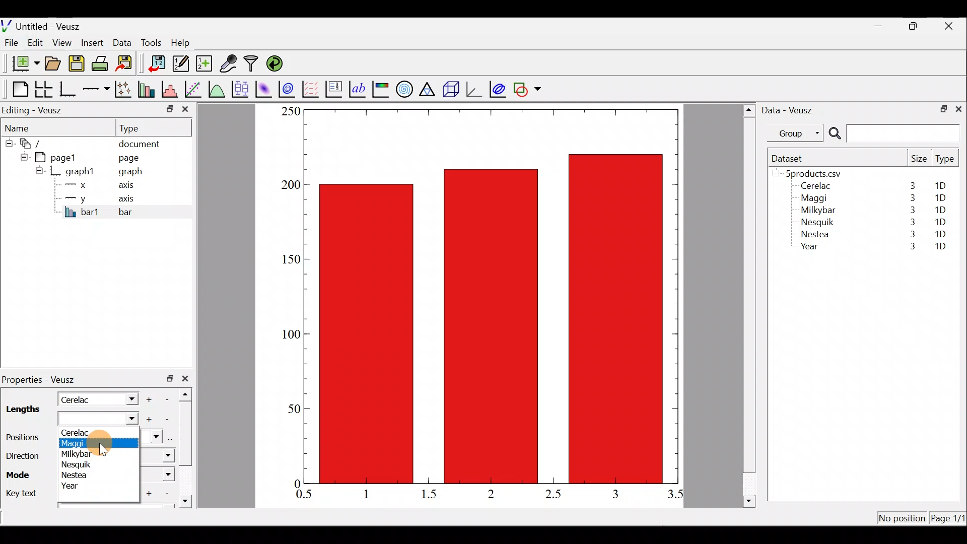  I want to click on 1D, so click(944, 186).